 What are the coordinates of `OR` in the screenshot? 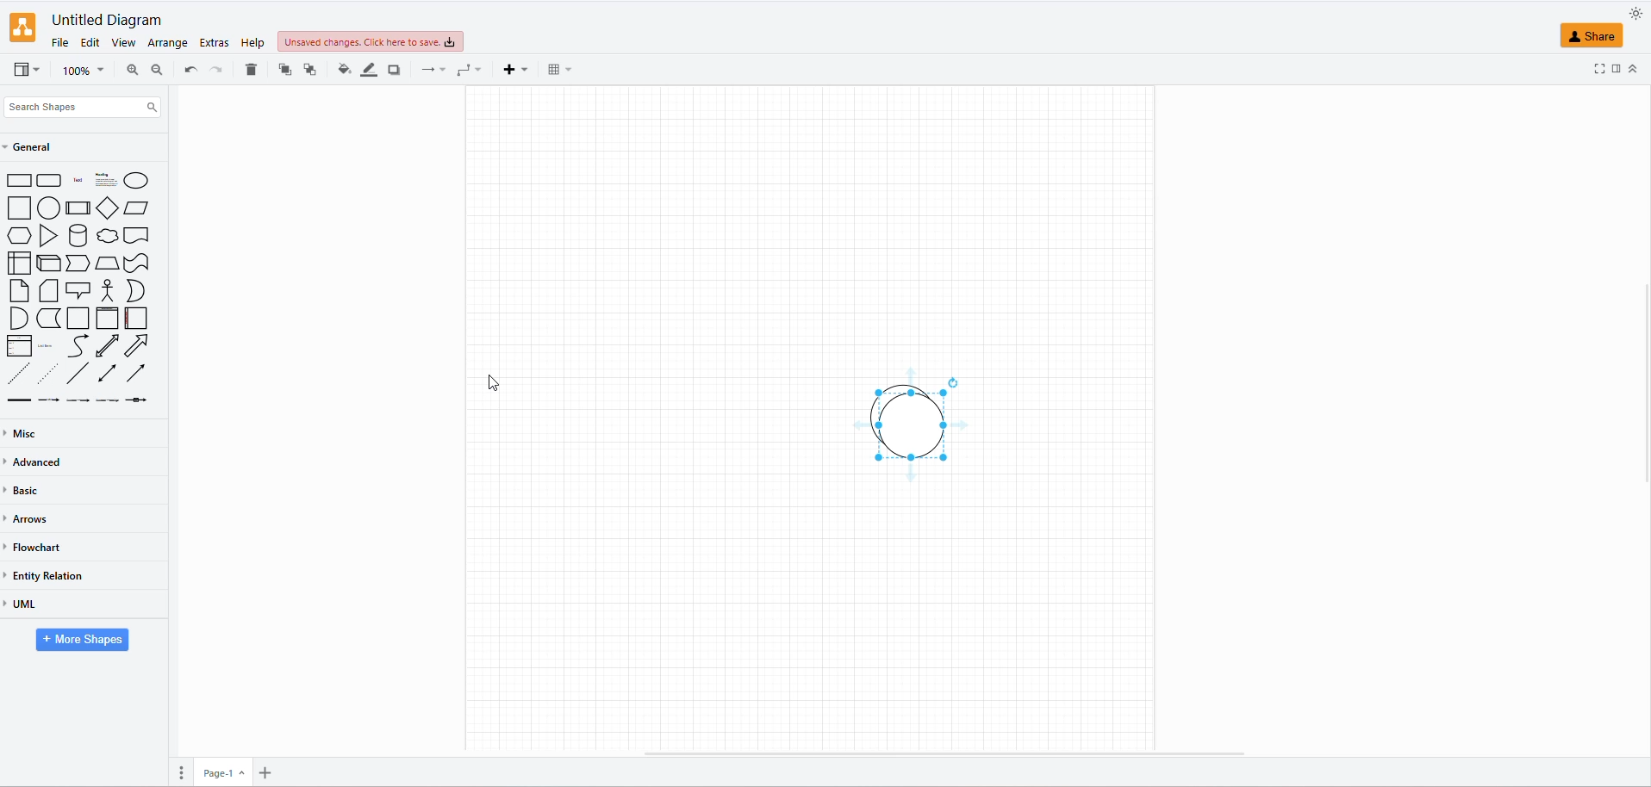 It's located at (132, 290).